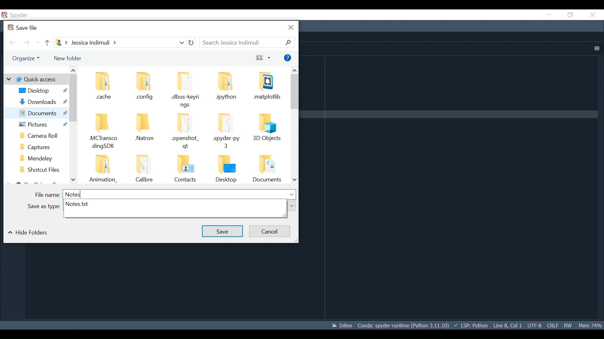 The image size is (604, 339). Describe the element at coordinates (35, 79) in the screenshot. I see `Quick Access` at that location.